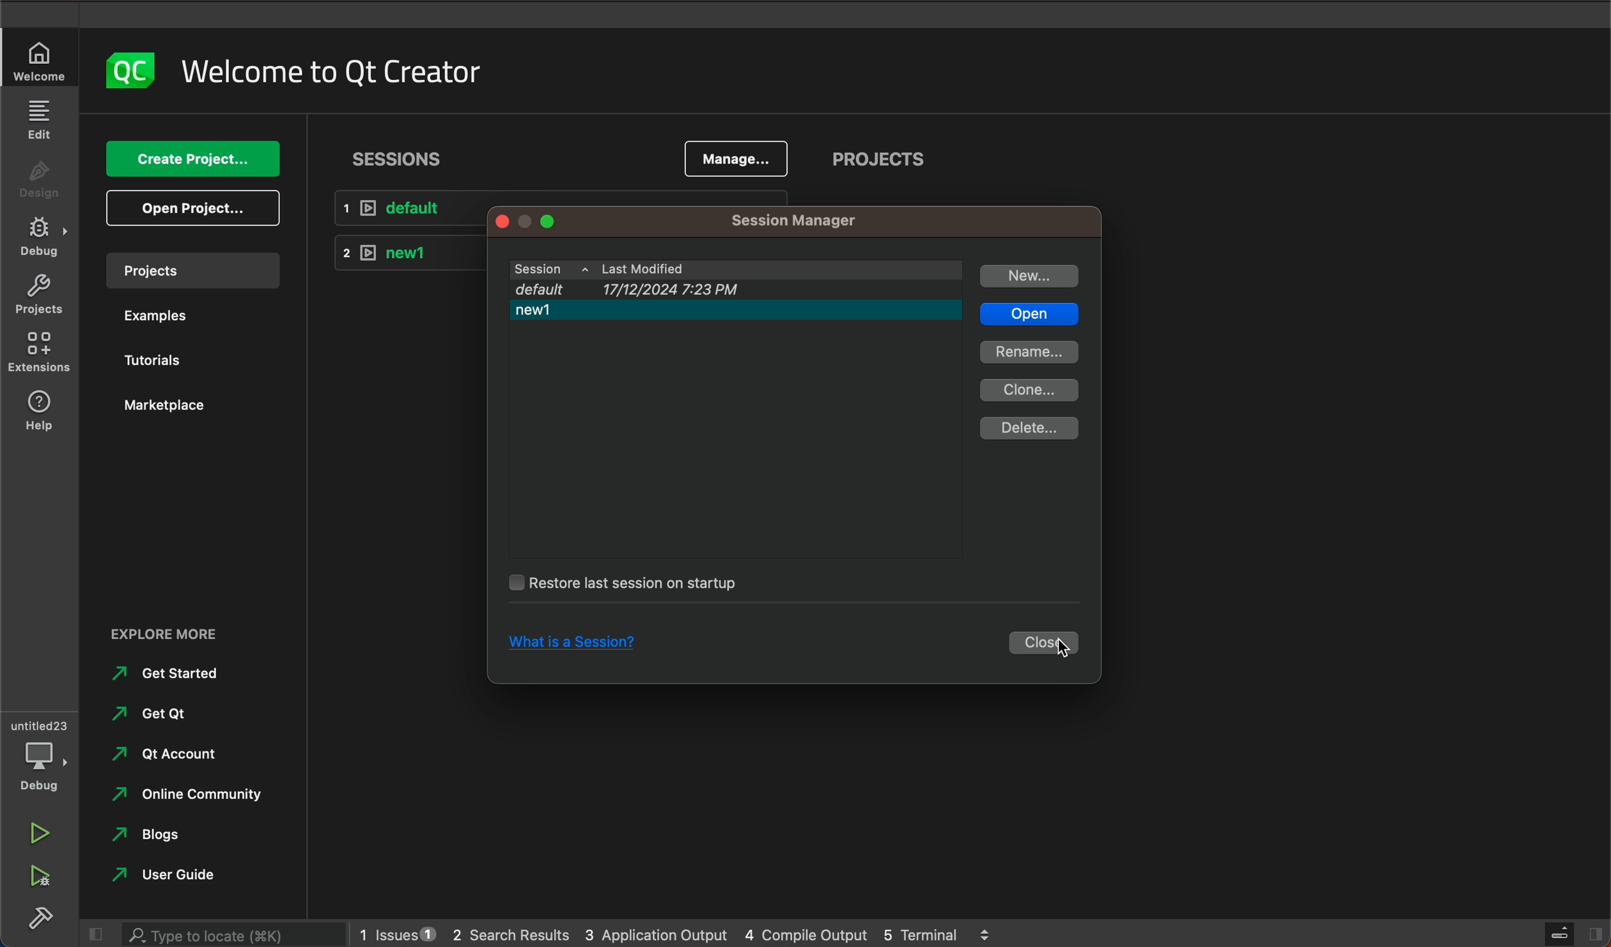 The image size is (1611, 947). I want to click on tutorials, so click(160, 363).